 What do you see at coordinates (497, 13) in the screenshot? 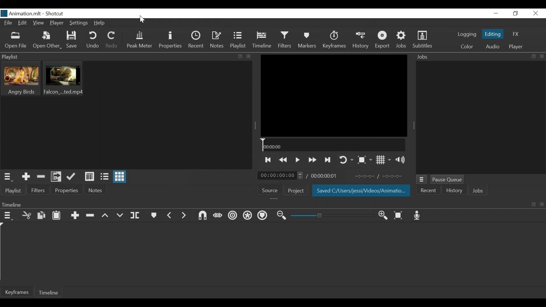
I see `minimize` at bounding box center [497, 13].